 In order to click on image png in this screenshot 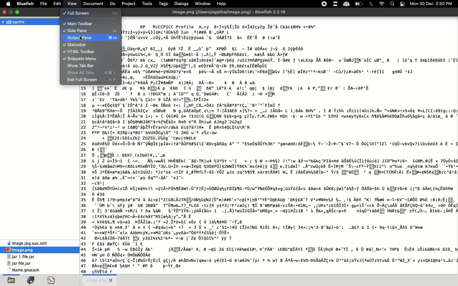, I will do `click(94, 280)`.